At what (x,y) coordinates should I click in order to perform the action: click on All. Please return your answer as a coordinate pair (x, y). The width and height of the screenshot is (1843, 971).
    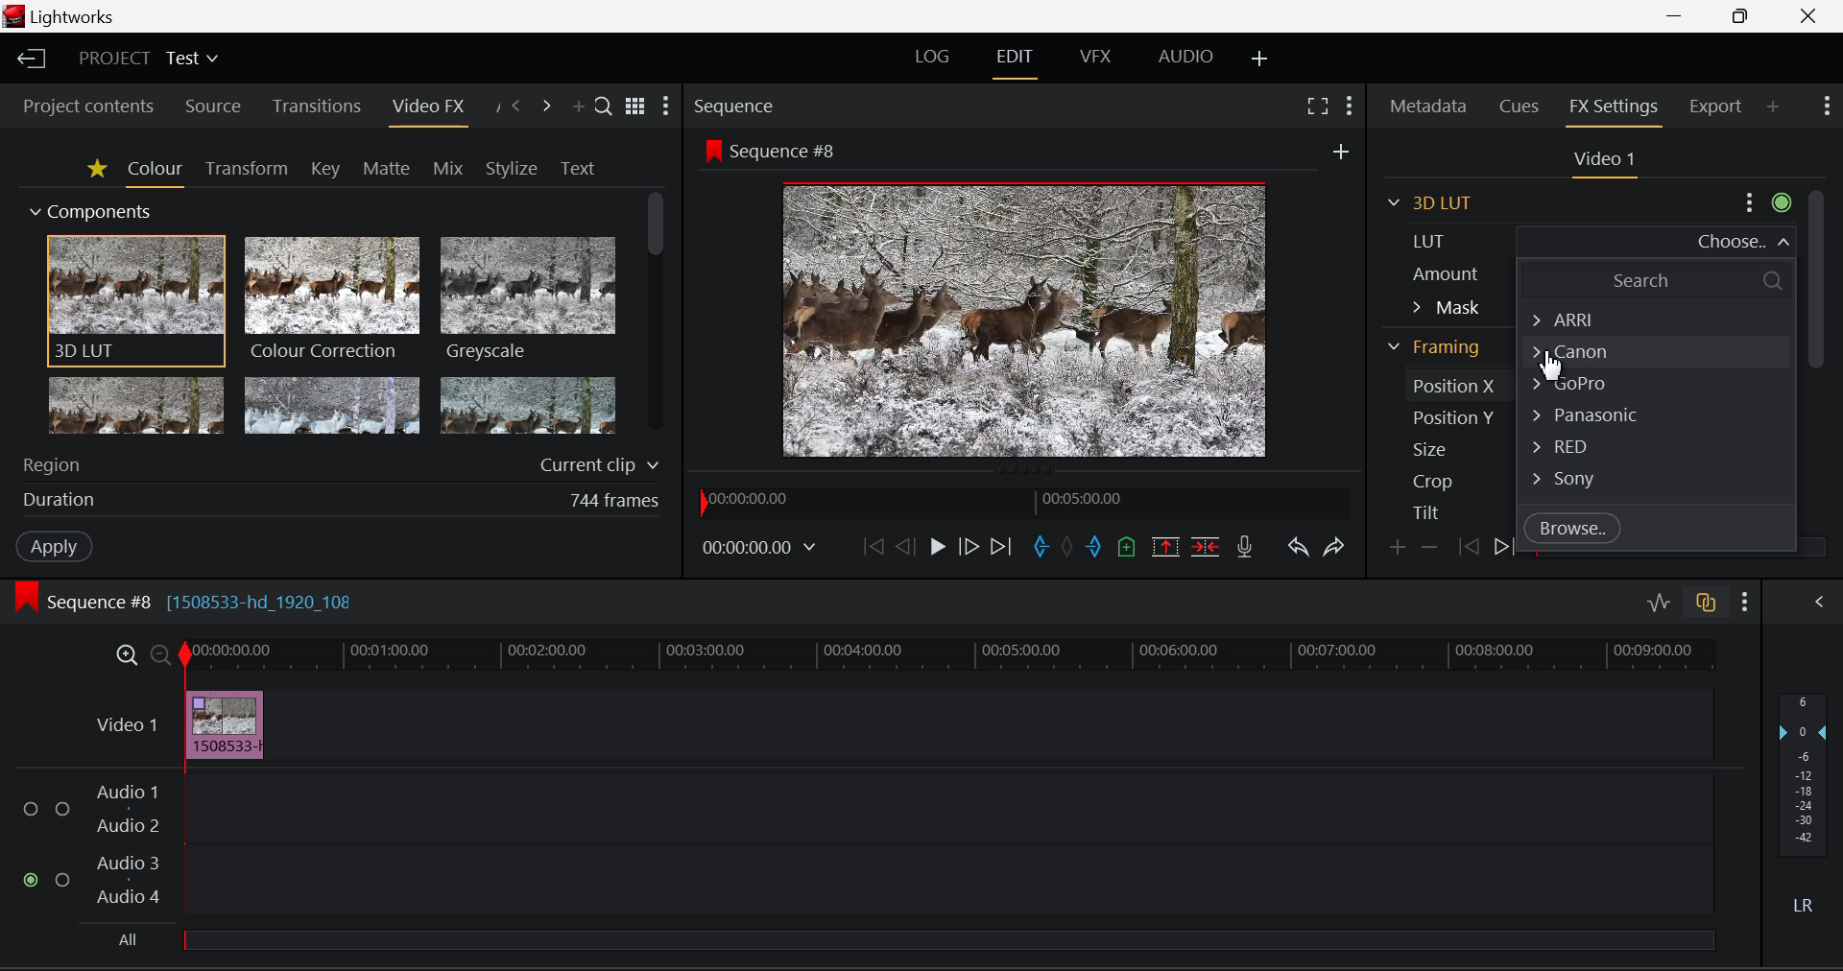
    Looking at the image, I should click on (915, 938).